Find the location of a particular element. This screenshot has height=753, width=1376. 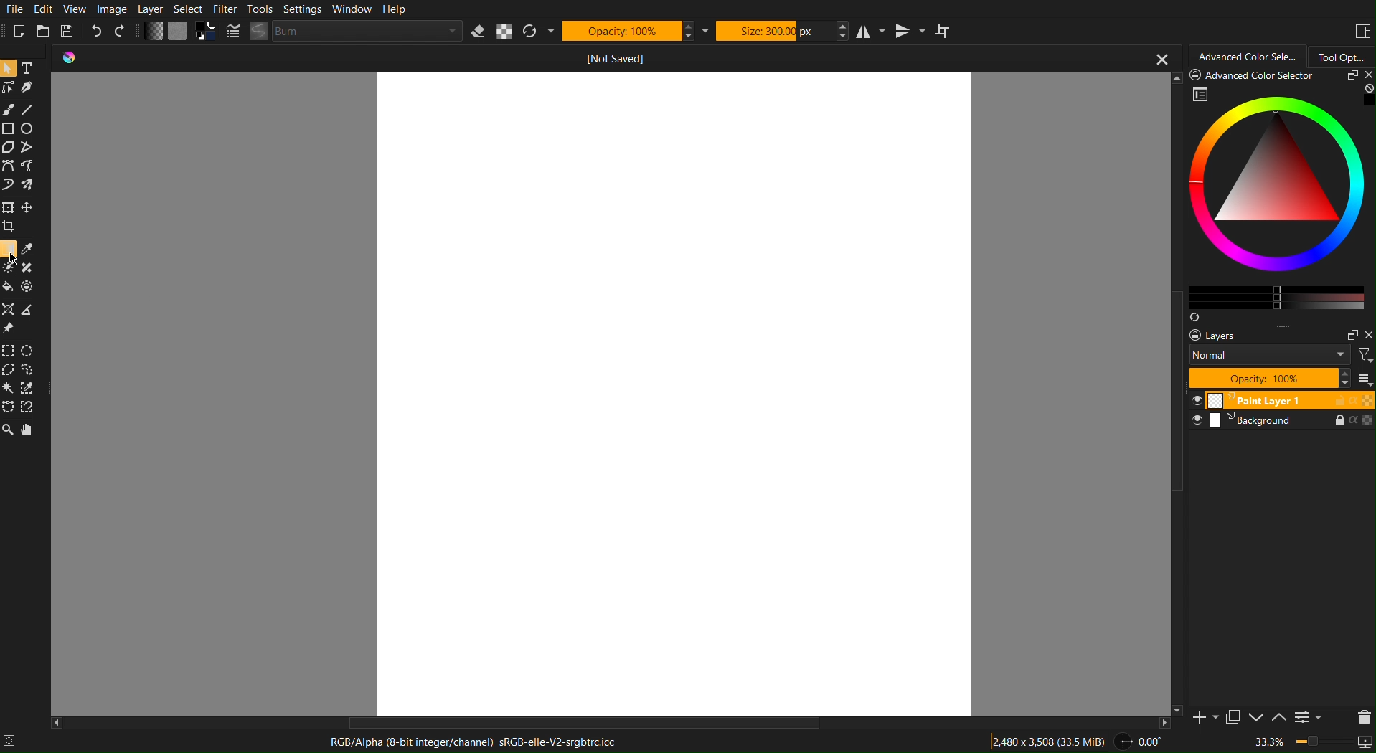

Image is located at coordinates (111, 9).